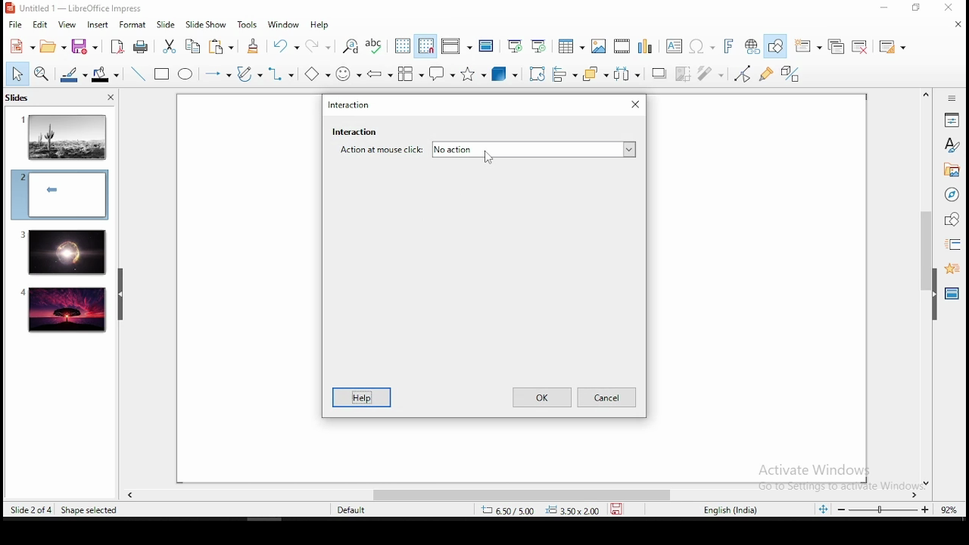 The height and width of the screenshot is (545, 969). Describe the element at coordinates (86, 509) in the screenshot. I see `resize shape` at that location.